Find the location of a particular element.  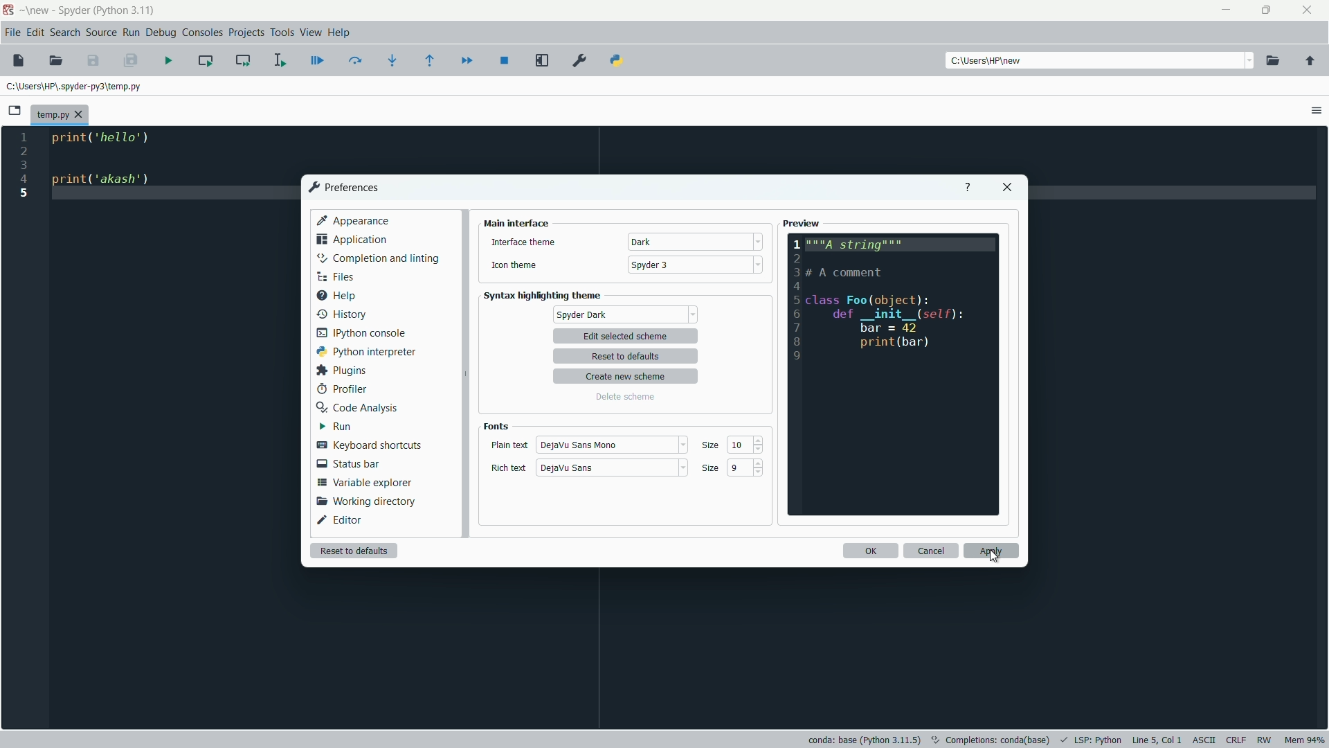

text is located at coordinates (992, 738).